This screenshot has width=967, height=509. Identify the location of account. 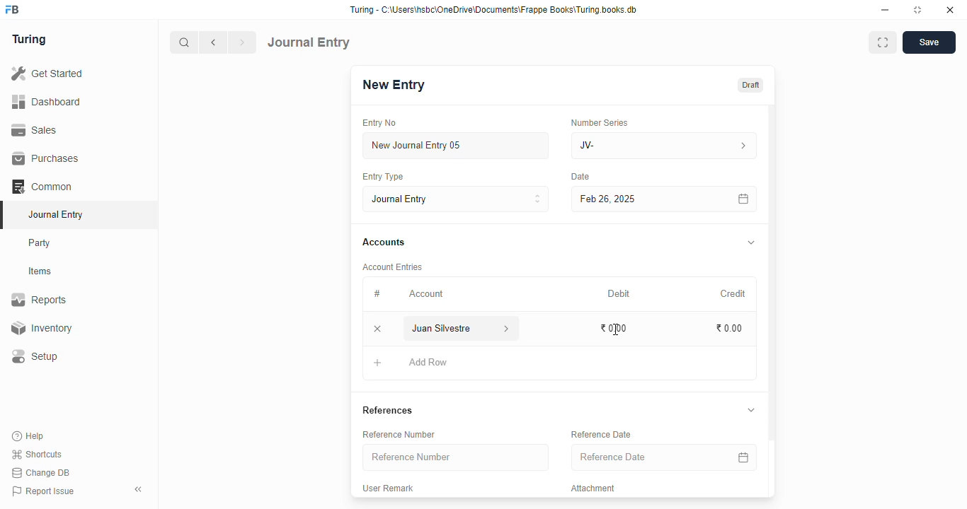
(426, 293).